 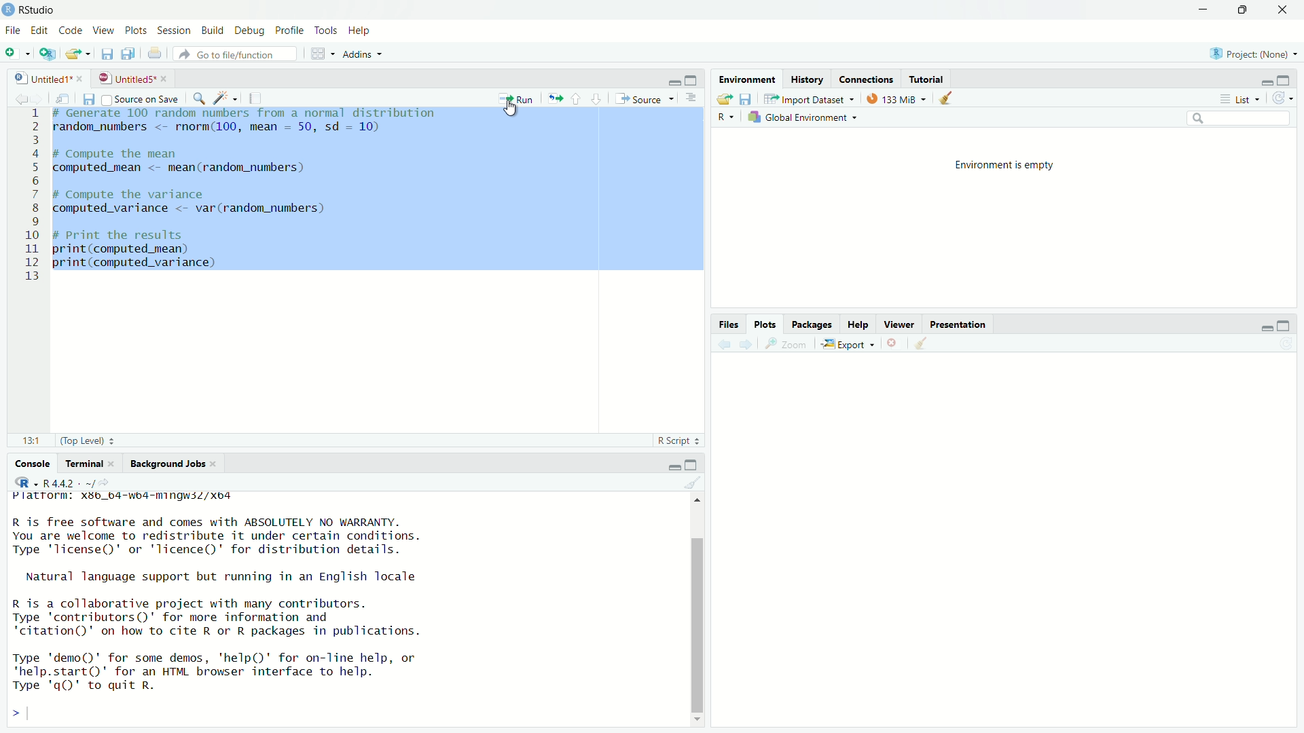 What do you see at coordinates (112, 483) in the screenshot?
I see `view the current working directory` at bounding box center [112, 483].